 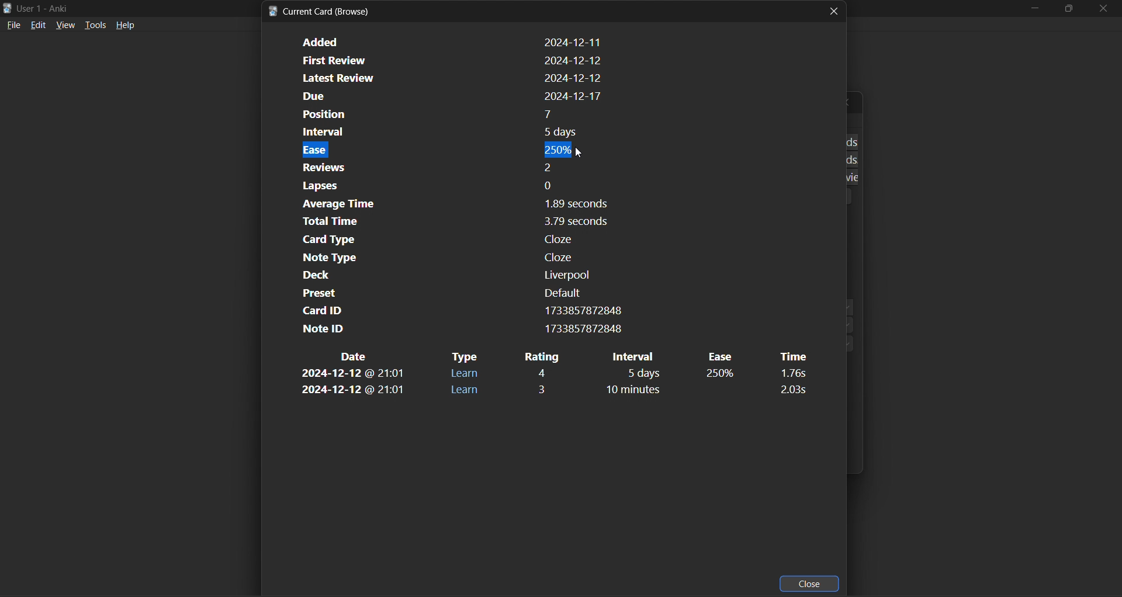 I want to click on interval, so click(x=643, y=391).